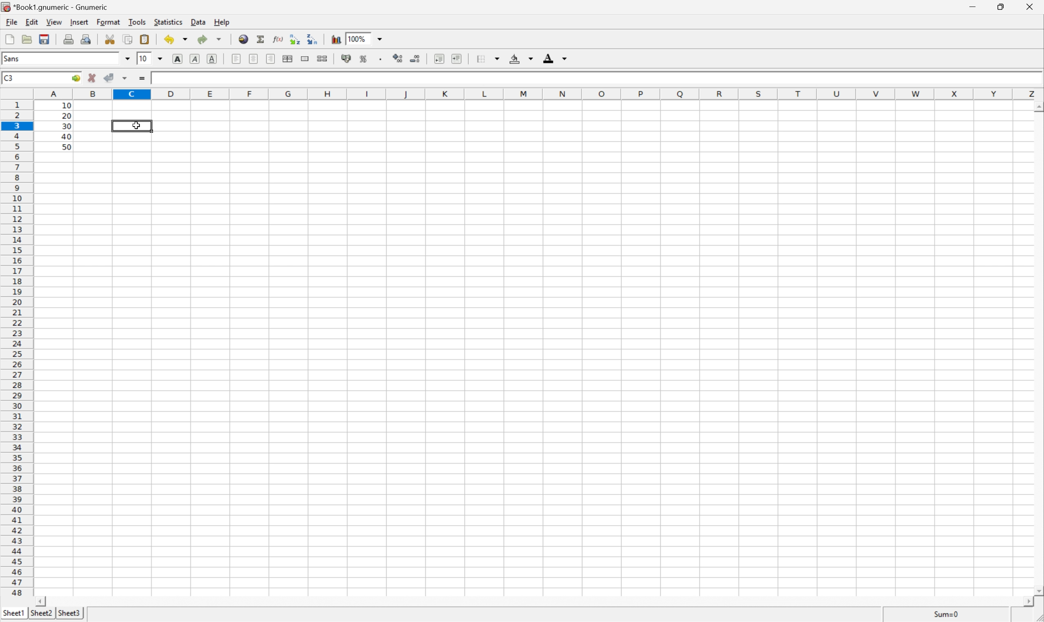 Image resolution: width=1044 pixels, height=622 pixels. I want to click on Sum=10, so click(942, 614).